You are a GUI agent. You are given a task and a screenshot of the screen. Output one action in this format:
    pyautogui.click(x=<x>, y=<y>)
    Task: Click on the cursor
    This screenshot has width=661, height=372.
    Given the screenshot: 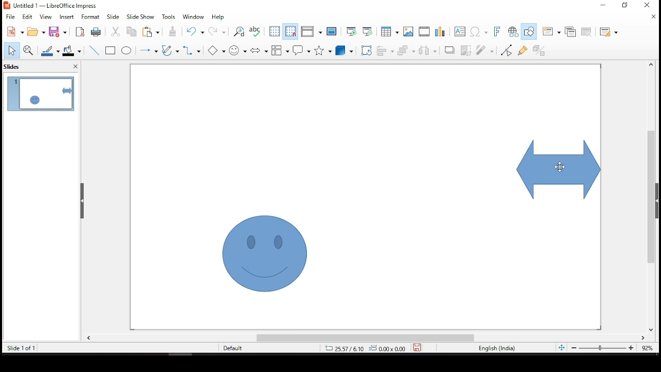 What is the action you would take?
    pyautogui.click(x=559, y=167)
    